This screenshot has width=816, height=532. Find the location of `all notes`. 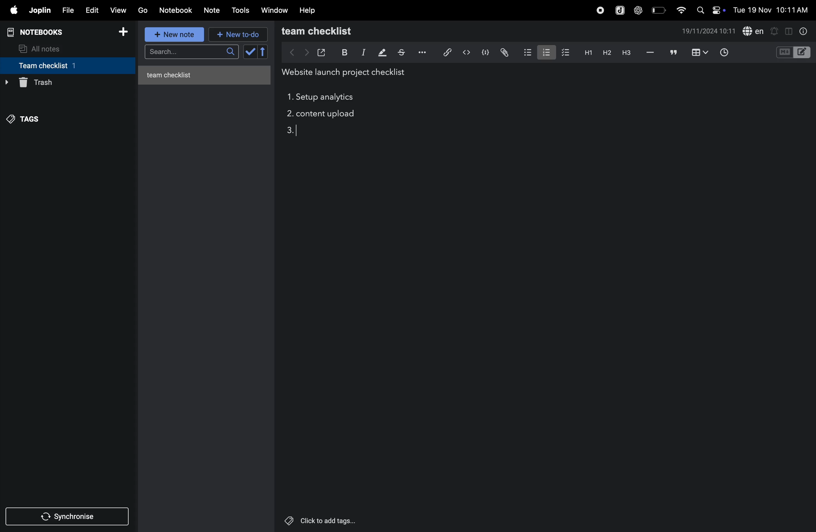

all notes is located at coordinates (45, 48).